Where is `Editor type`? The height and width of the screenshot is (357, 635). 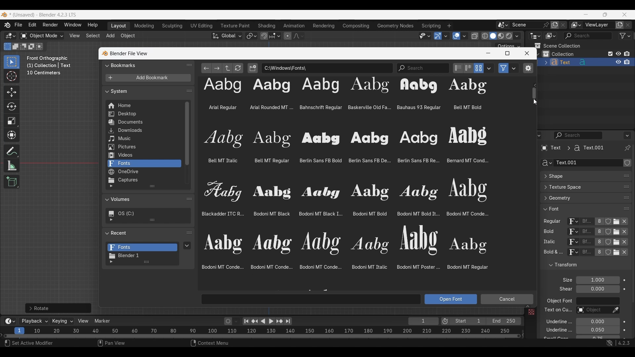
Editor type is located at coordinates (535, 36).